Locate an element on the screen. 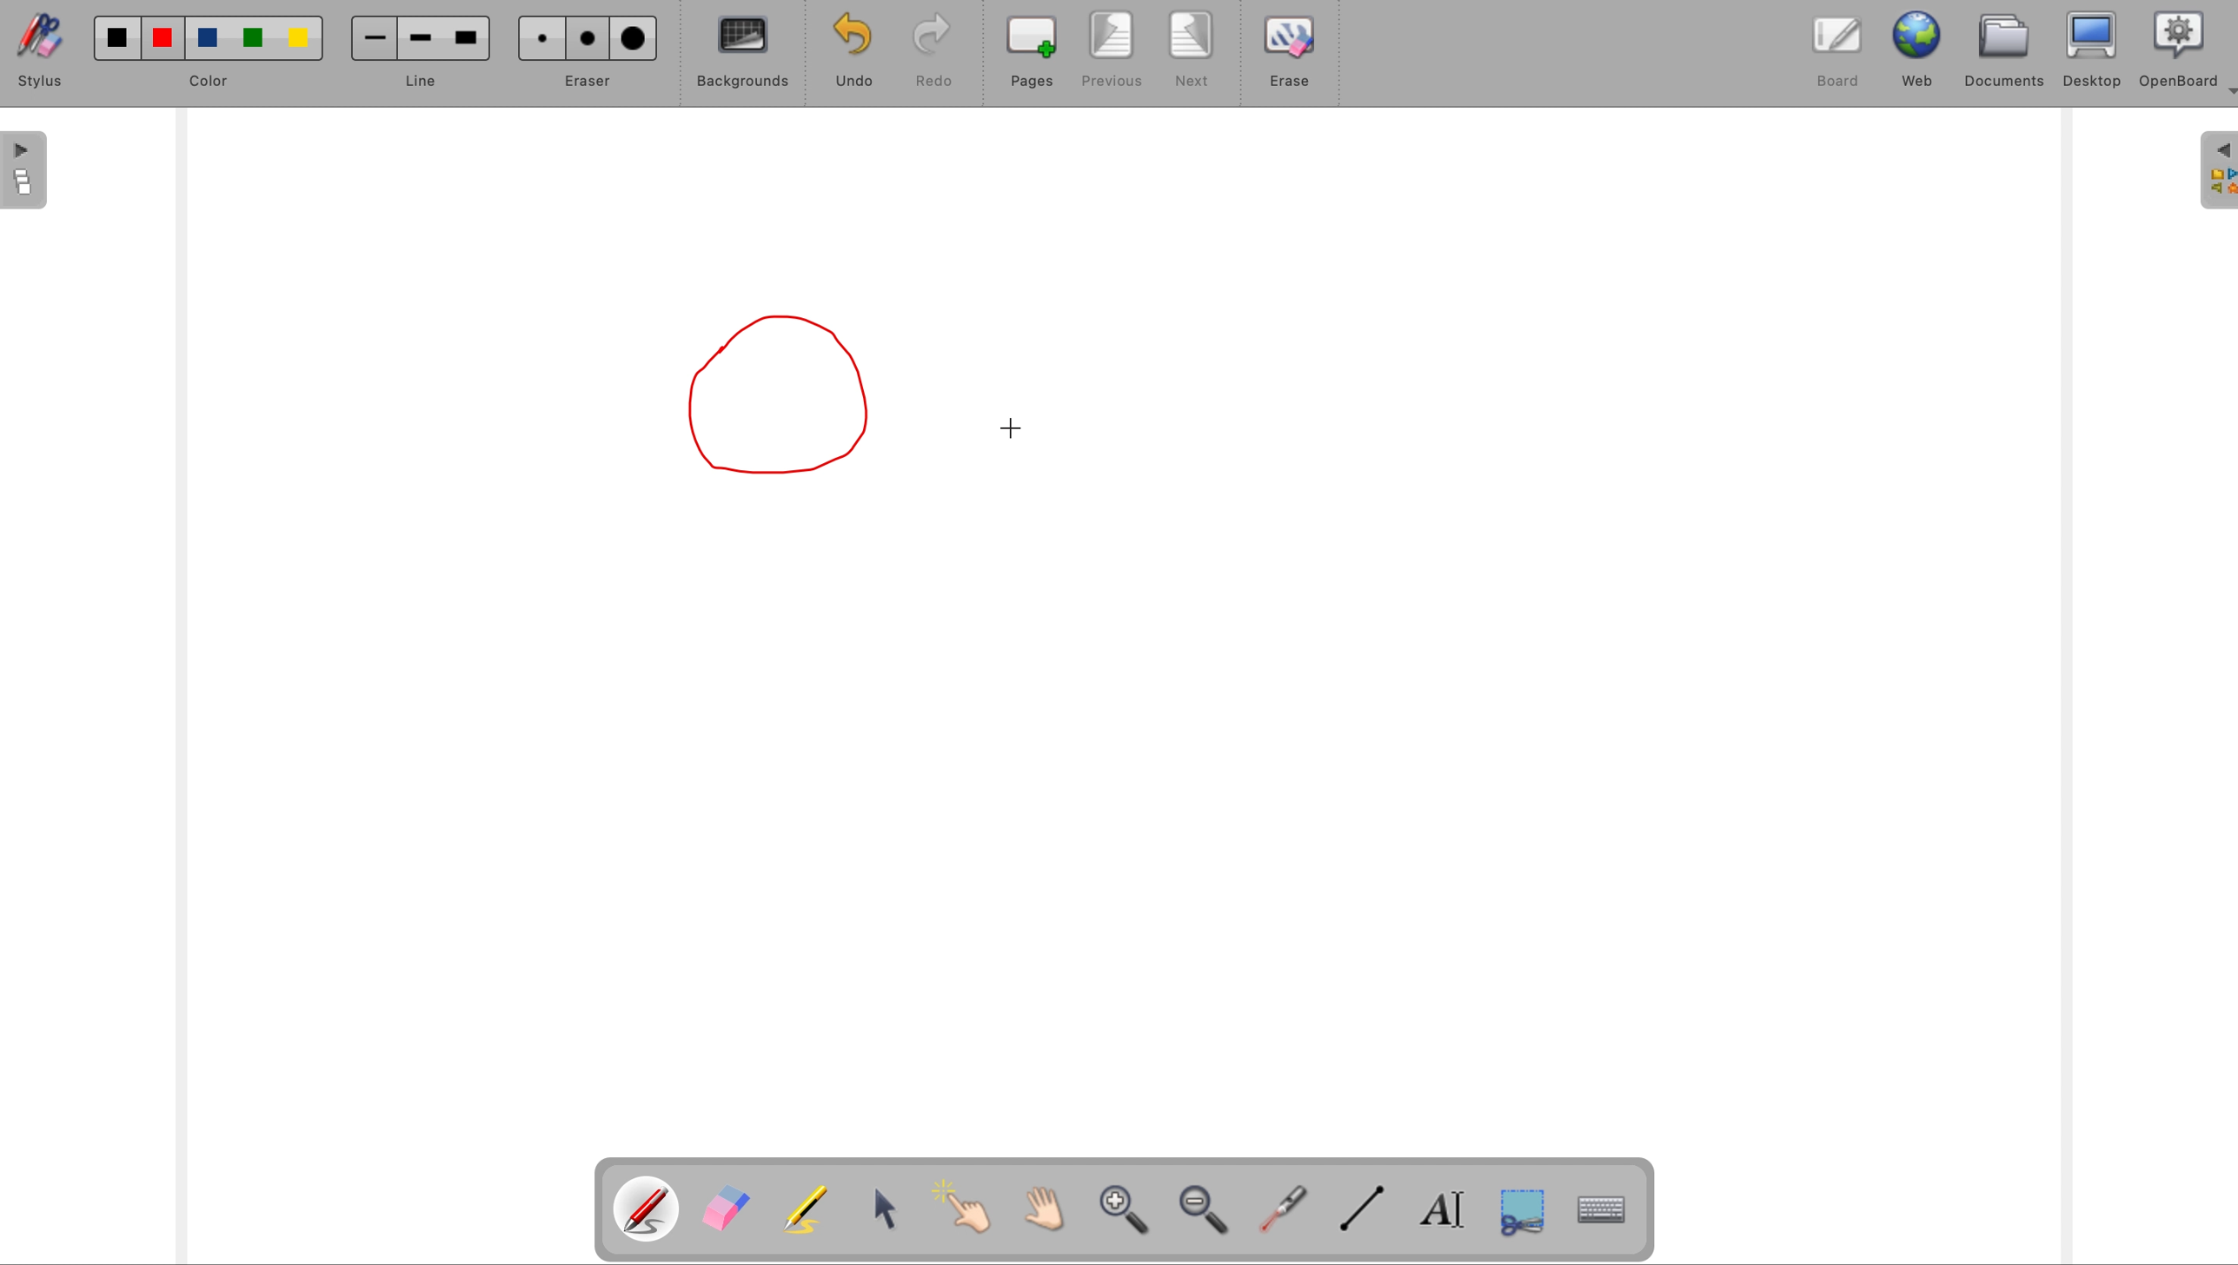 The height and width of the screenshot is (1265, 2238). openboard is located at coordinates (2175, 50).